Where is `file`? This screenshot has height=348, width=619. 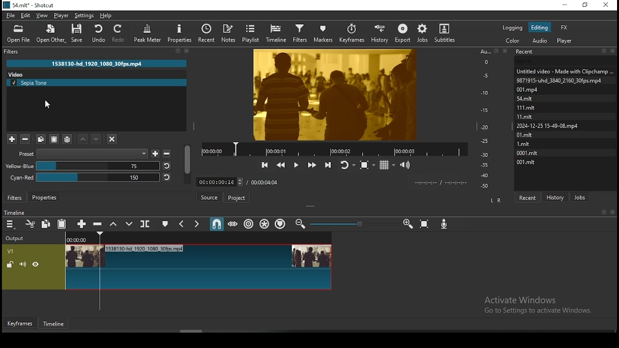 file is located at coordinates (11, 15).